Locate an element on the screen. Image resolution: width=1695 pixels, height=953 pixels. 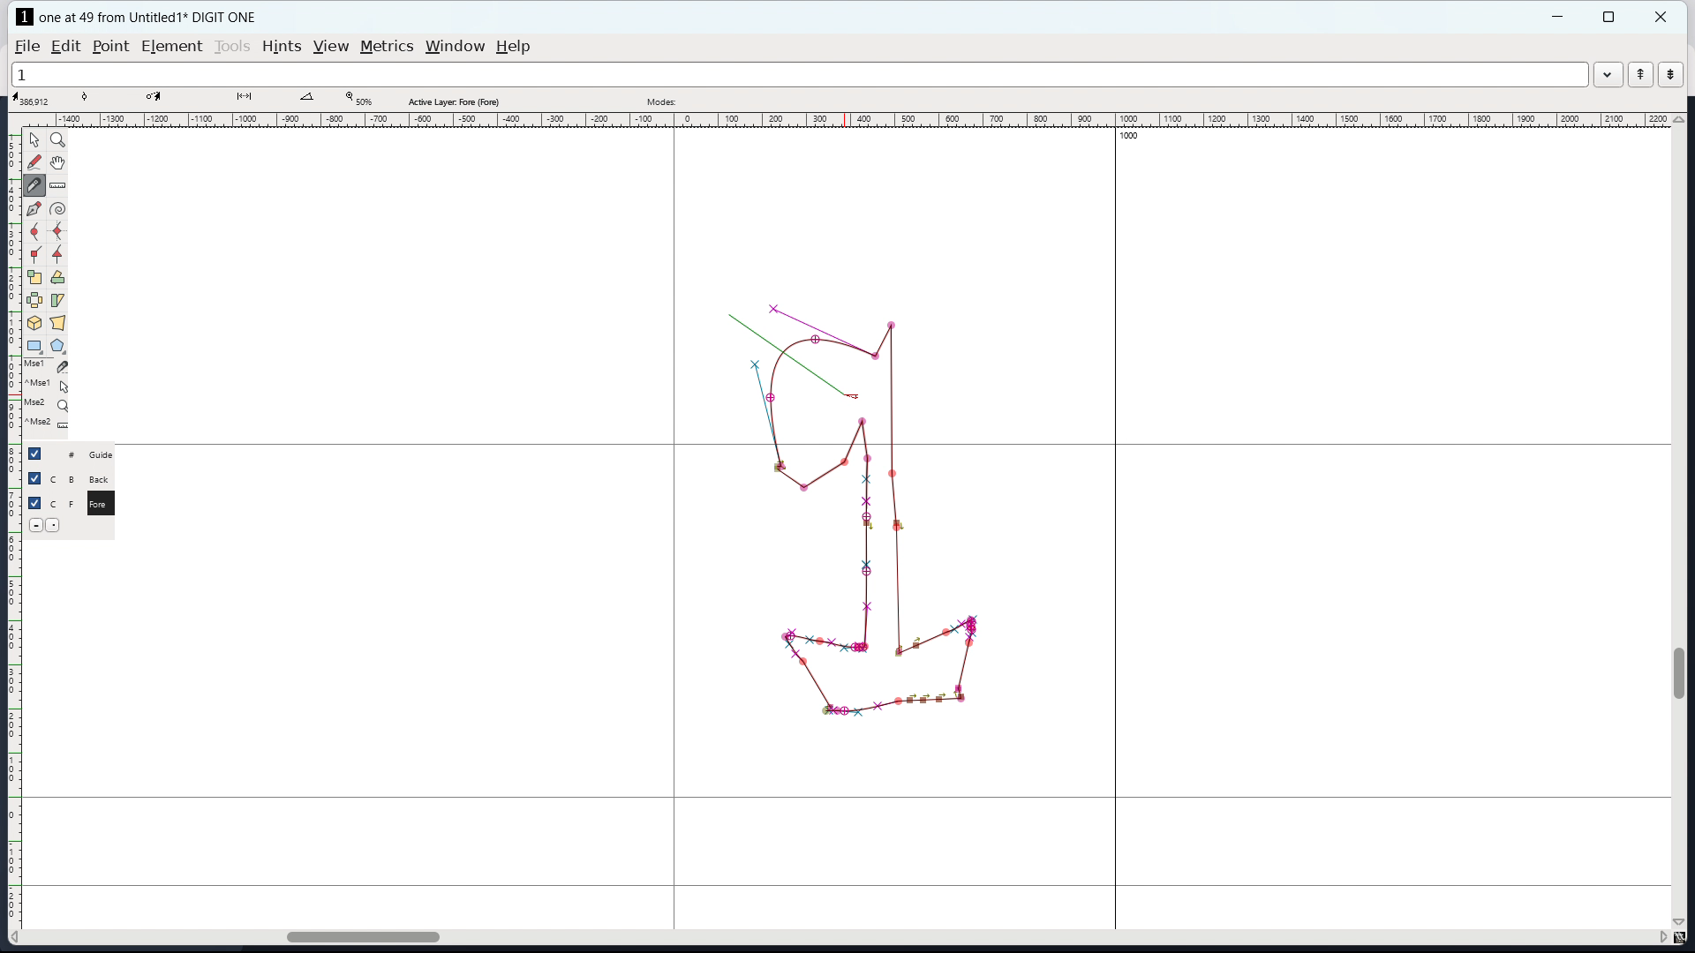
scale selection is located at coordinates (34, 277).